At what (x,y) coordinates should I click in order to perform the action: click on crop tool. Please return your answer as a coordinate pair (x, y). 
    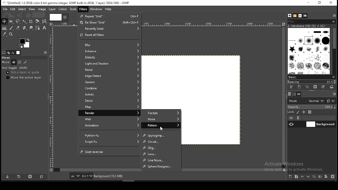
    Looking at the image, I should click on (37, 22).